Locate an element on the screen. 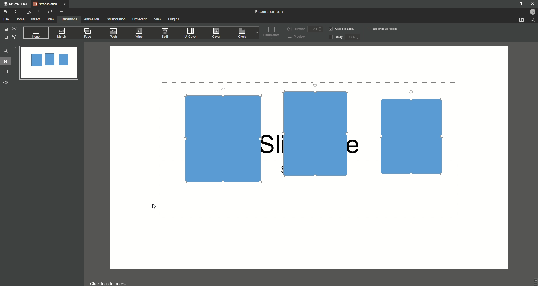 The width and height of the screenshot is (538, 286). Cut is located at coordinates (14, 28).